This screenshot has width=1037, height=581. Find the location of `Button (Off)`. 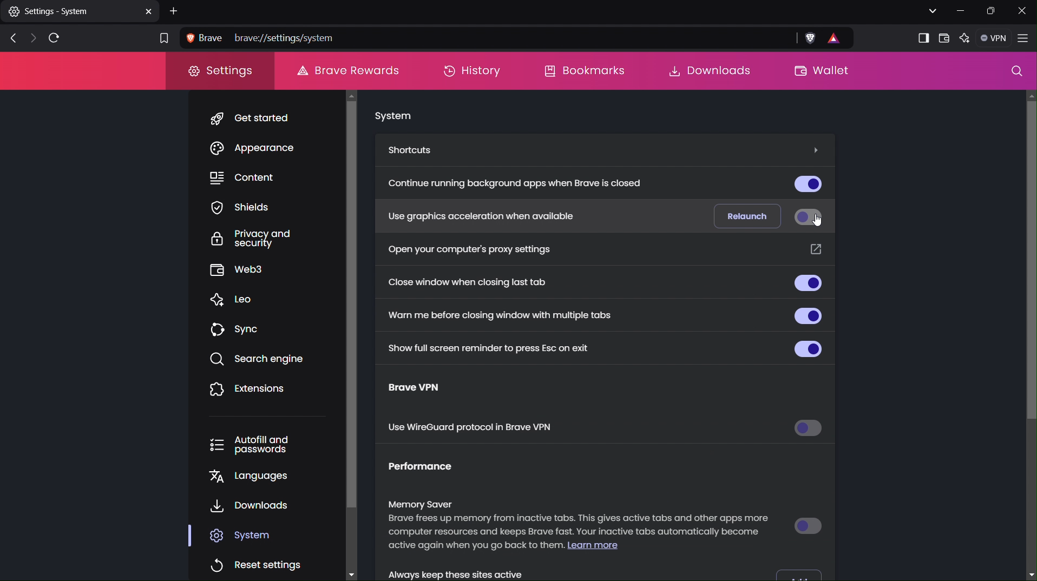

Button (Off) is located at coordinates (805, 217).